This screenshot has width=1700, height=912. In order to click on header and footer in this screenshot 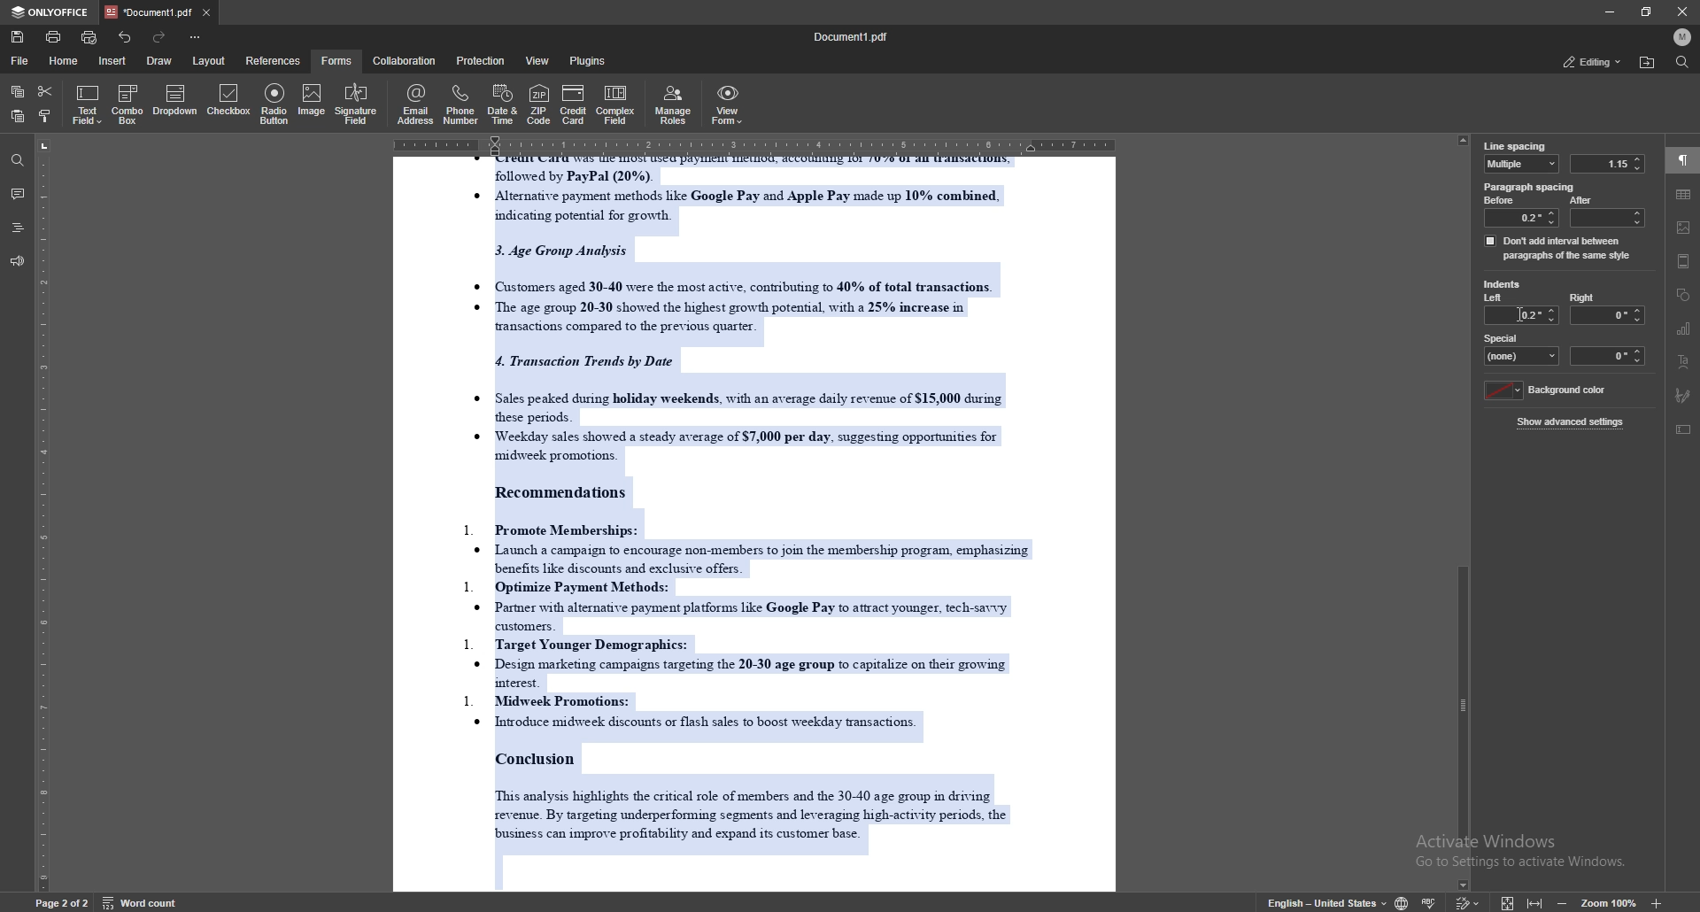, I will do `click(1684, 261)`.